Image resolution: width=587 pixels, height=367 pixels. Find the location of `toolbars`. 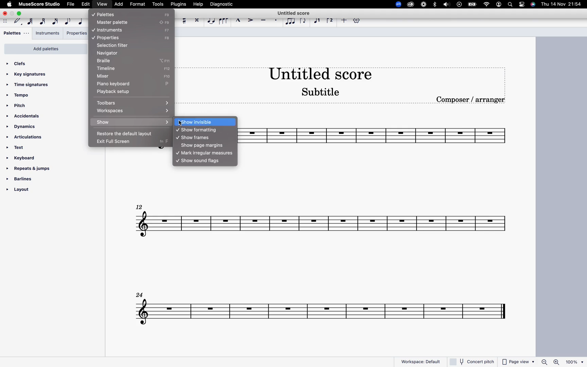

toolbars is located at coordinates (133, 102).